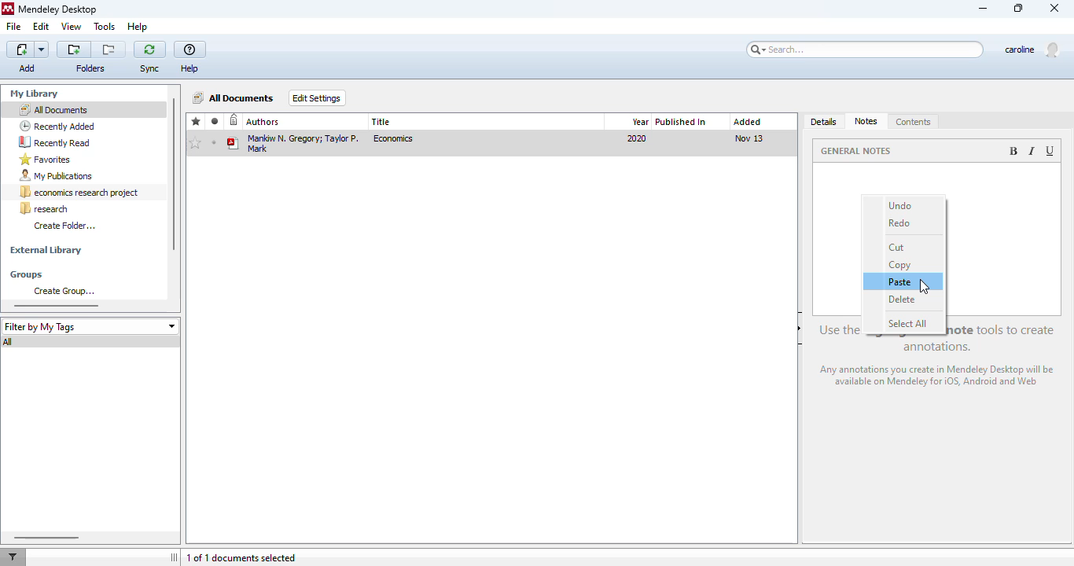 Image resolution: width=1074 pixels, height=566 pixels. Describe the element at coordinates (897, 247) in the screenshot. I see `cut` at that location.